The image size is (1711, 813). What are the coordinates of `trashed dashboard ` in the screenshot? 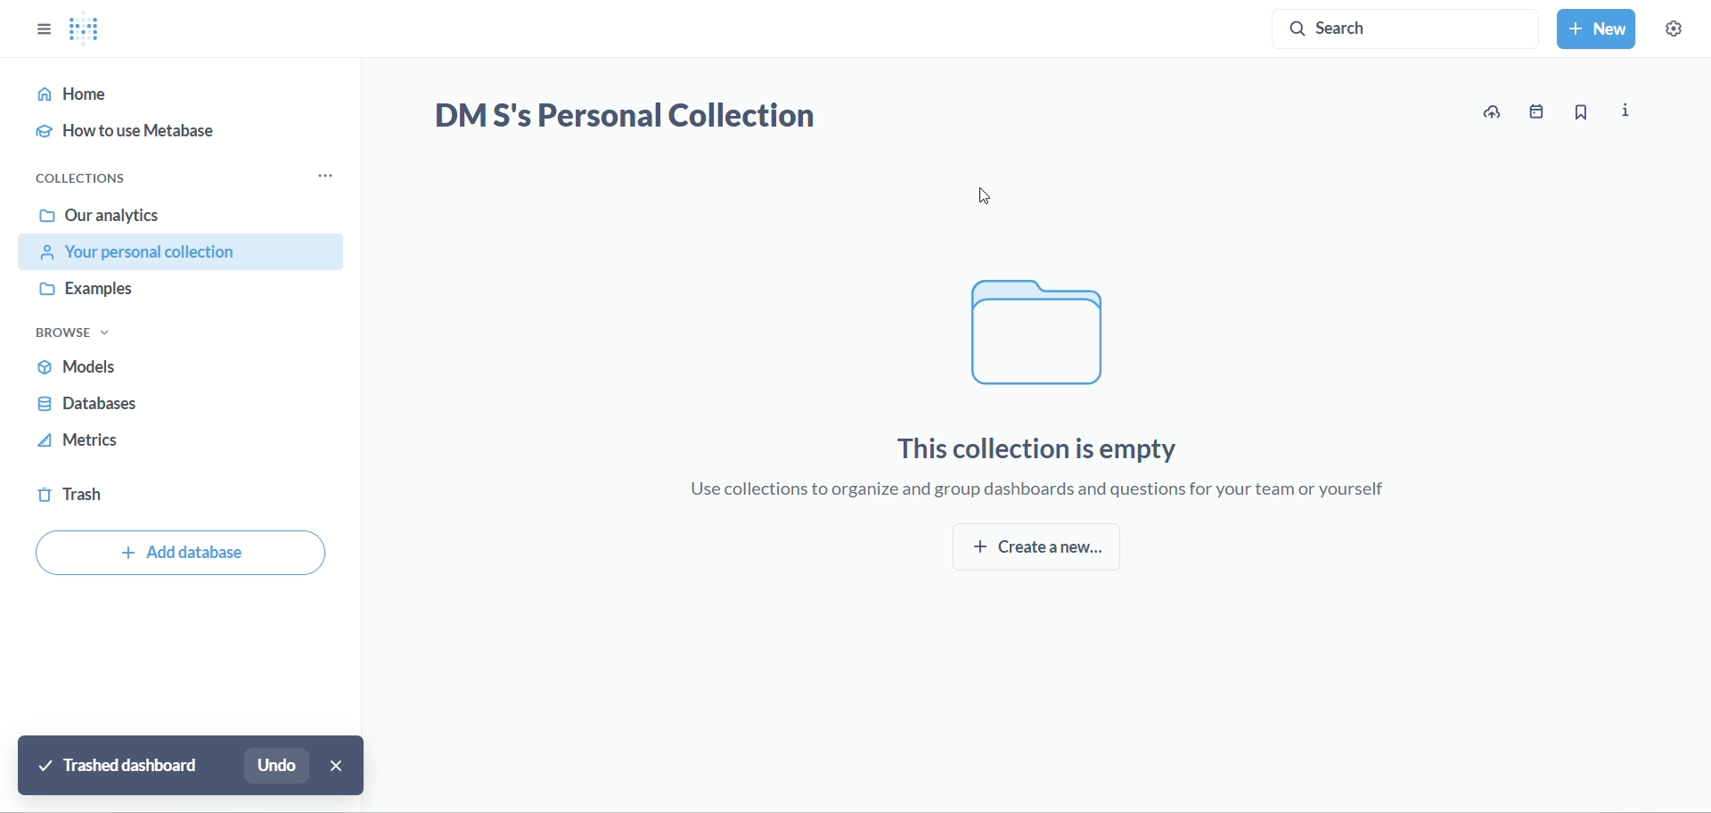 It's located at (119, 764).